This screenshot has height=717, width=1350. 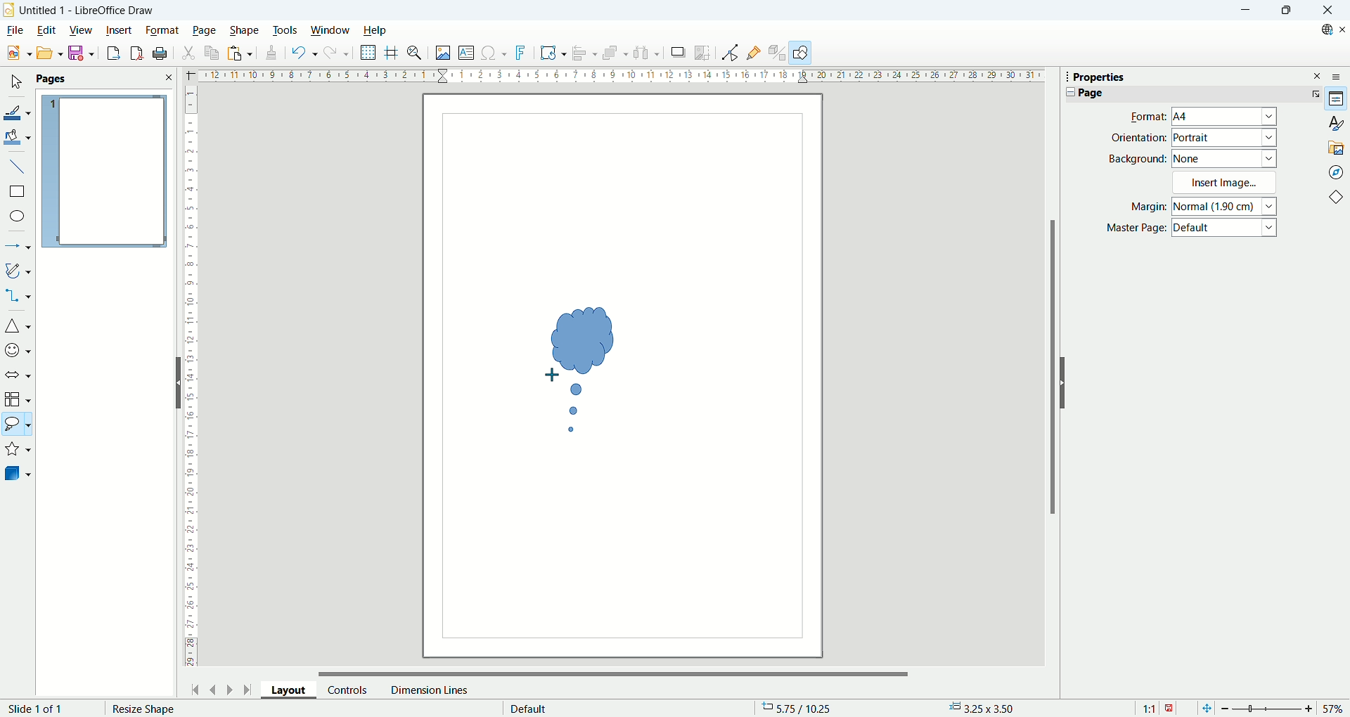 What do you see at coordinates (428, 690) in the screenshot?
I see `dimension lines` at bounding box center [428, 690].